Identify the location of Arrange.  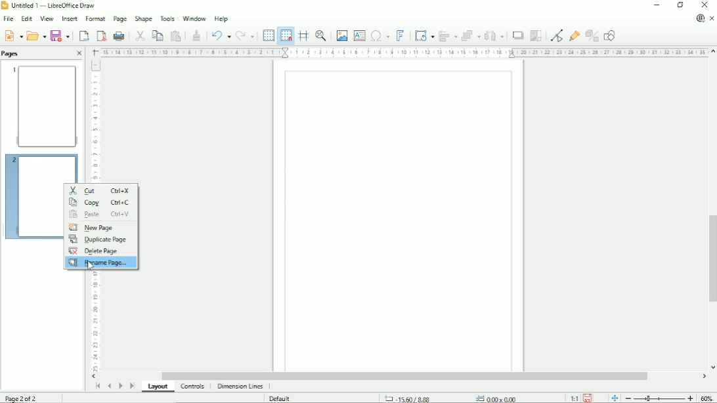
(471, 35).